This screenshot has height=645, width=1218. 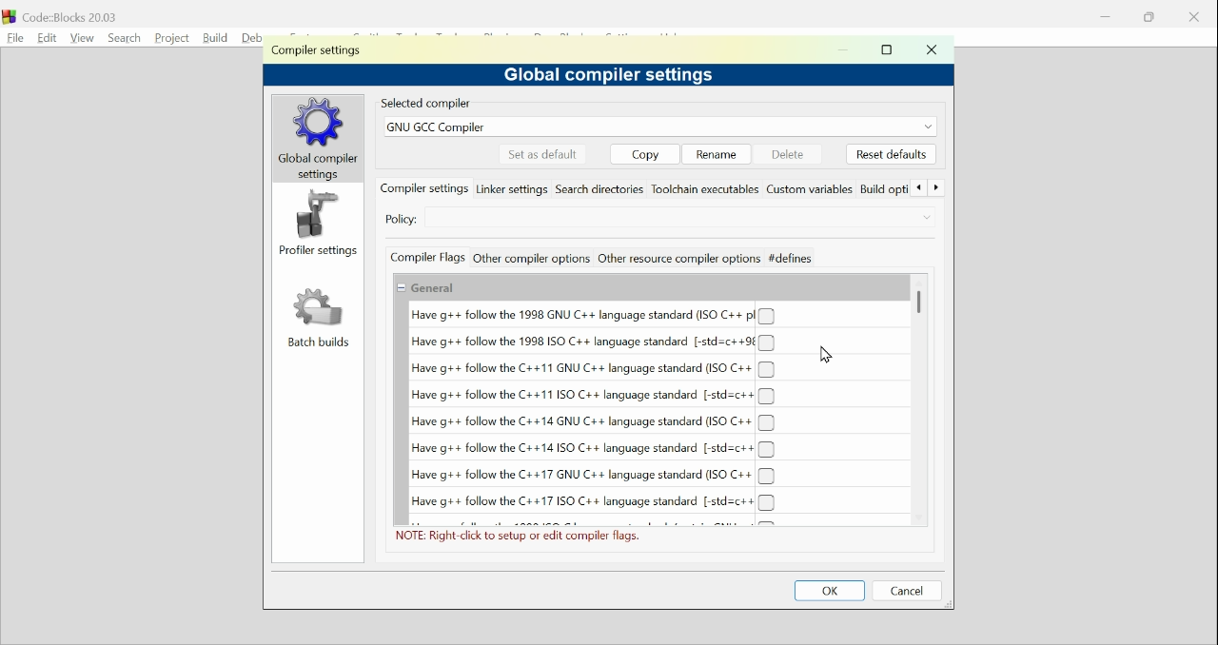 What do you see at coordinates (591, 500) in the screenshot?
I see `(un)check Have g++follow the C++17 GNU C++ language standard (-std-c++` at bounding box center [591, 500].